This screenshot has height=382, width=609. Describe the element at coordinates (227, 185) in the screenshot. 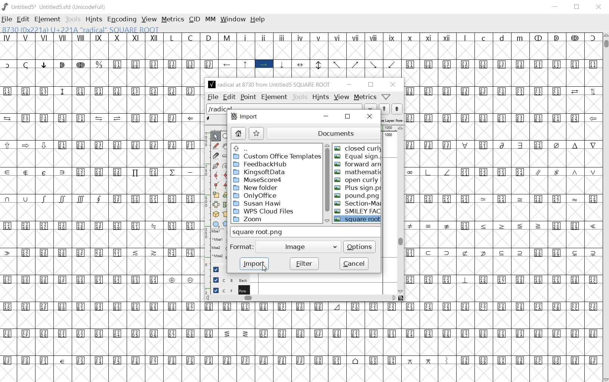

I see `Add a corner point` at that location.